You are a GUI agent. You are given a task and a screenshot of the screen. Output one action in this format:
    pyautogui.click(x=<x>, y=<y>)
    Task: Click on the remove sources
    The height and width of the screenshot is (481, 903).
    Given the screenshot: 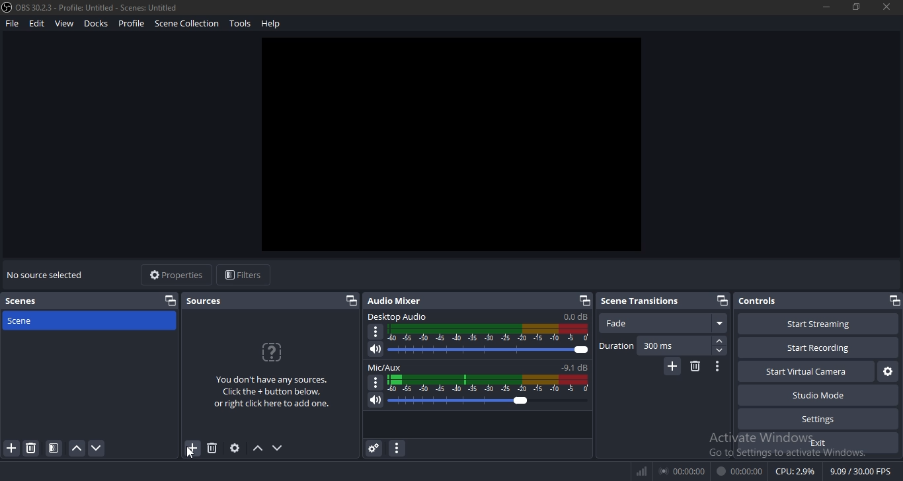 What is the action you would take?
    pyautogui.click(x=214, y=448)
    